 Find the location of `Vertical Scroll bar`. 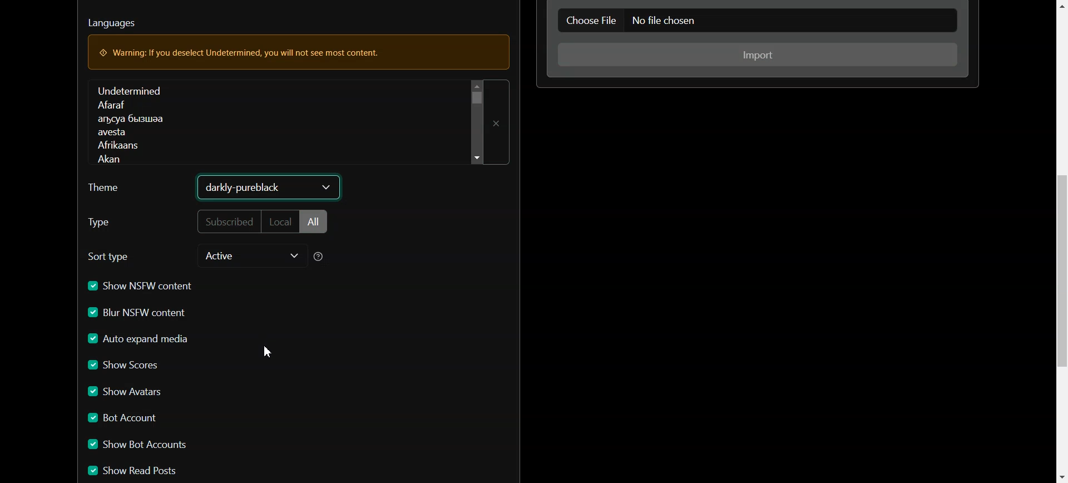

Vertical Scroll bar is located at coordinates (1061, 241).